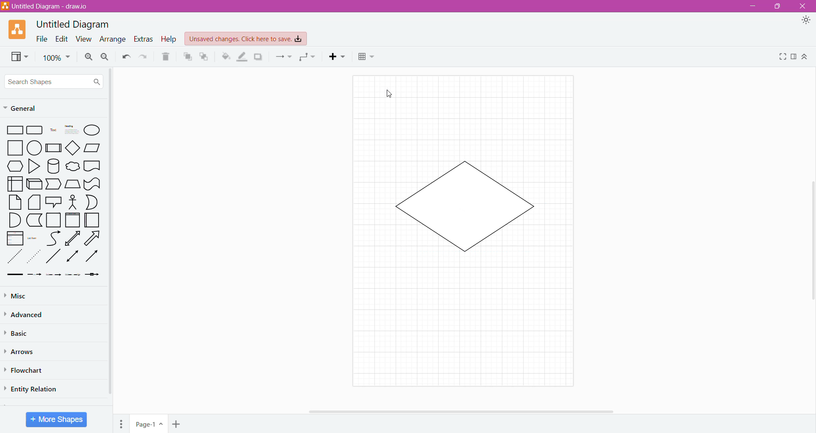 The width and height of the screenshot is (816, 433). Describe the element at coordinates (33, 202) in the screenshot. I see `Card` at that location.